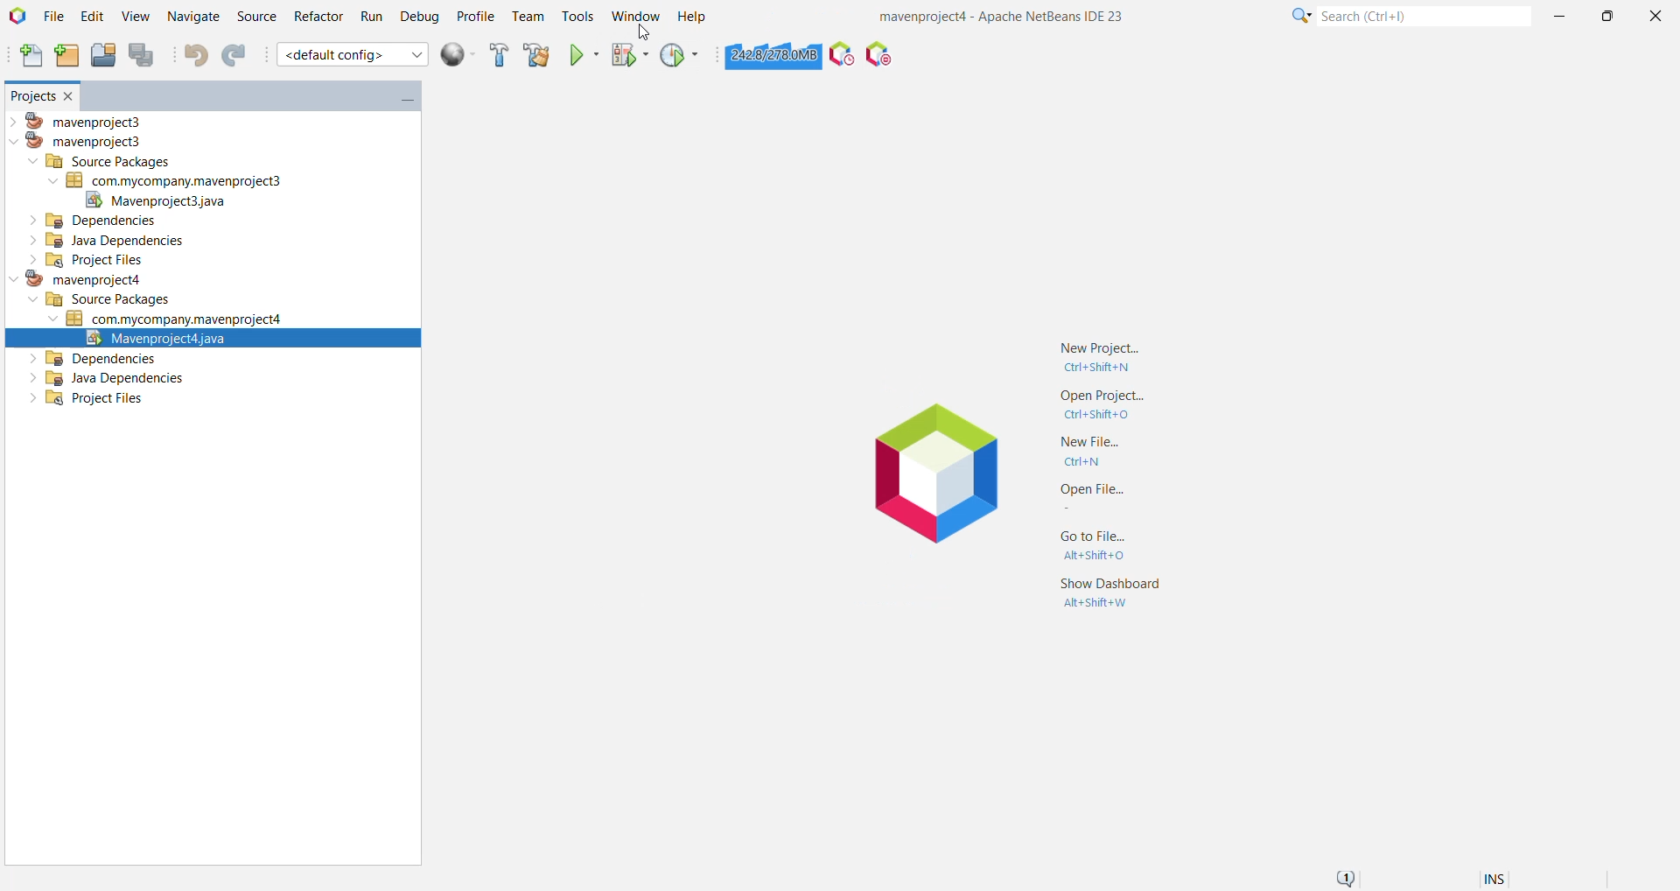  Describe the element at coordinates (1516, 877) in the screenshot. I see `Encoding` at that location.